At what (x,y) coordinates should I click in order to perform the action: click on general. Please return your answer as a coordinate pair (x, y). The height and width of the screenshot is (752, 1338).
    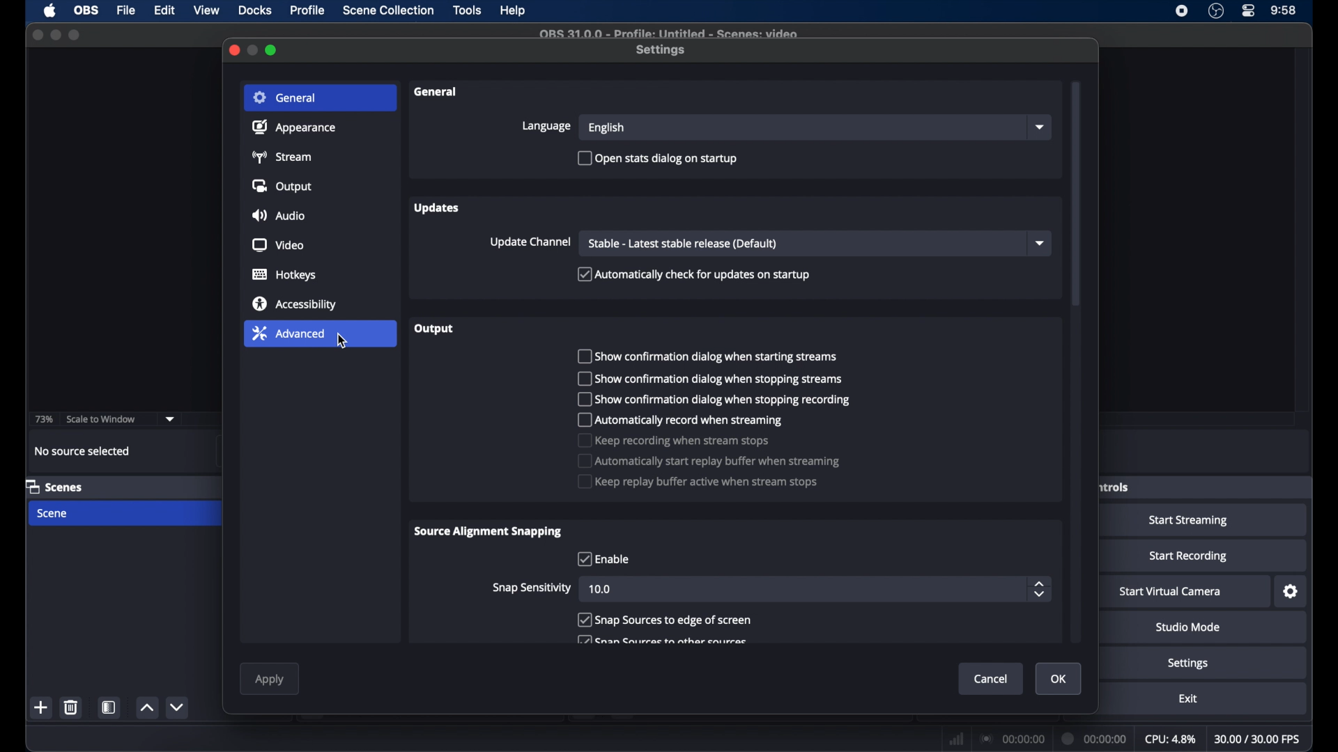
    Looking at the image, I should click on (284, 97).